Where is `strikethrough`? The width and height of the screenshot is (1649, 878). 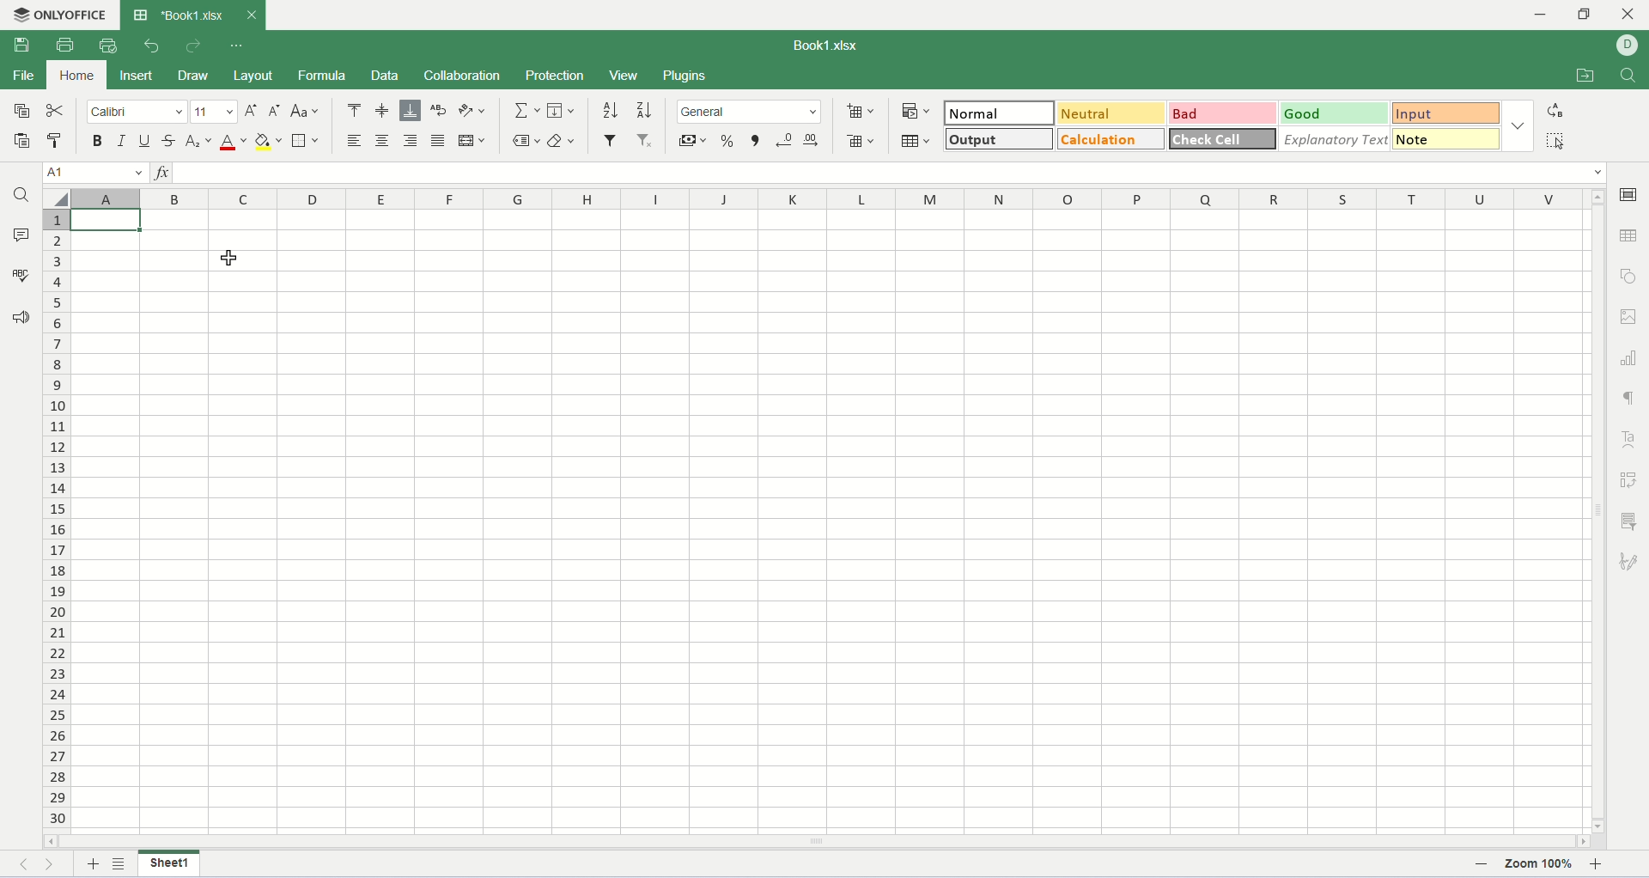 strikethrough is located at coordinates (168, 140).